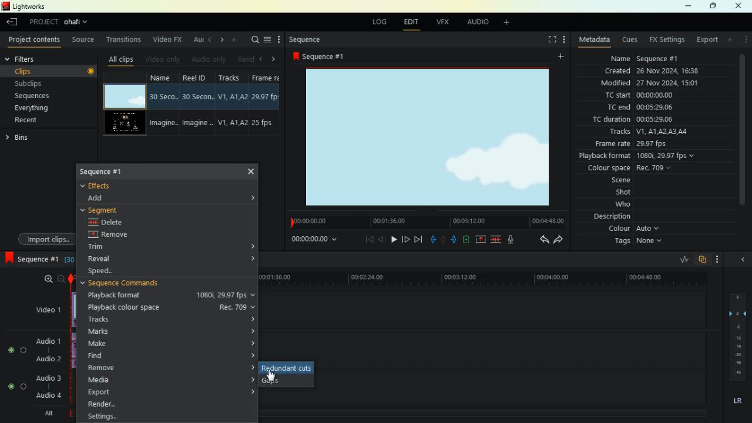  What do you see at coordinates (108, 172) in the screenshot?
I see `sequence` at bounding box center [108, 172].